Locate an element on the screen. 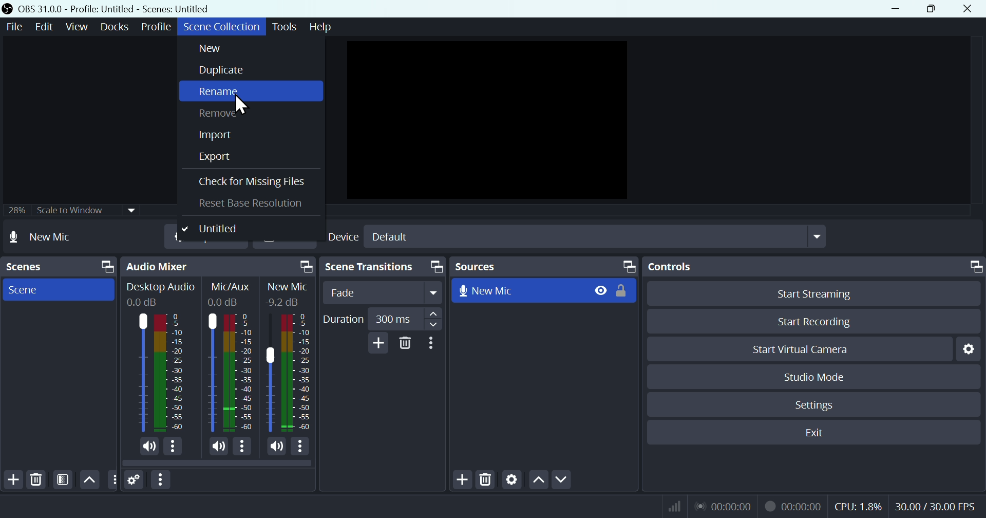 Image resolution: width=986 pixels, height=518 pixels. cheque for missing files is located at coordinates (253, 182).